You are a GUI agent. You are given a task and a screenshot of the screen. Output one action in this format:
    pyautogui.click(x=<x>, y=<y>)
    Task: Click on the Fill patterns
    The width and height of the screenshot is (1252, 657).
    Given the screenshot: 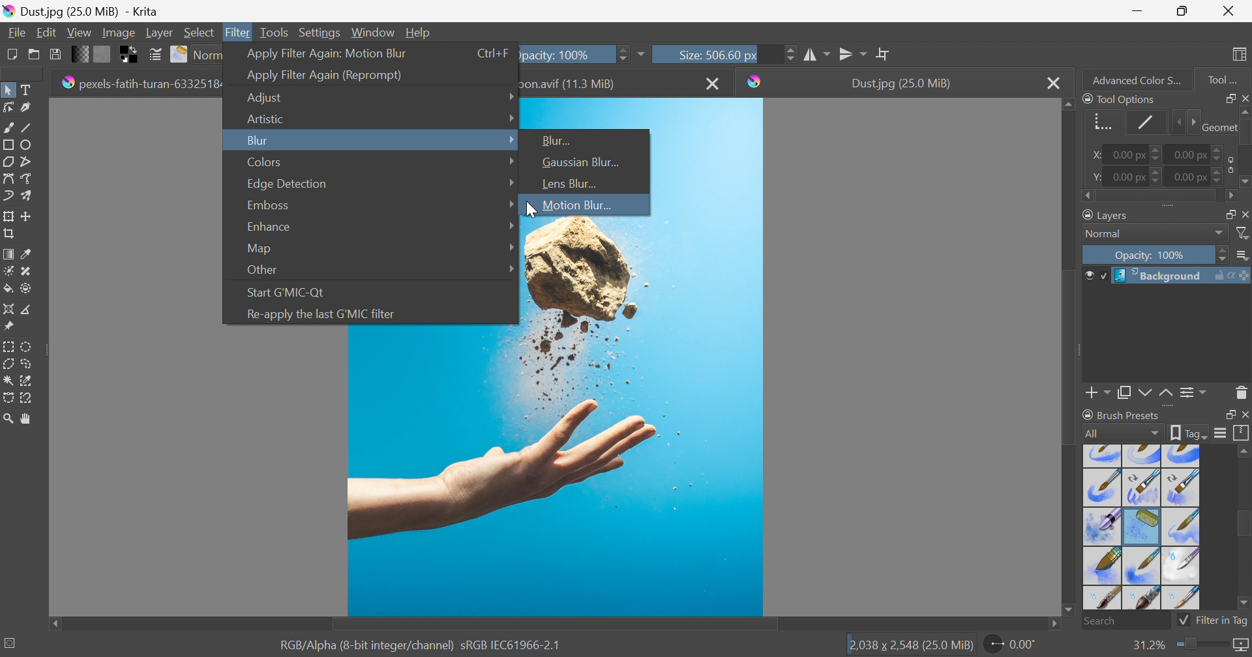 What is the action you would take?
    pyautogui.click(x=102, y=53)
    